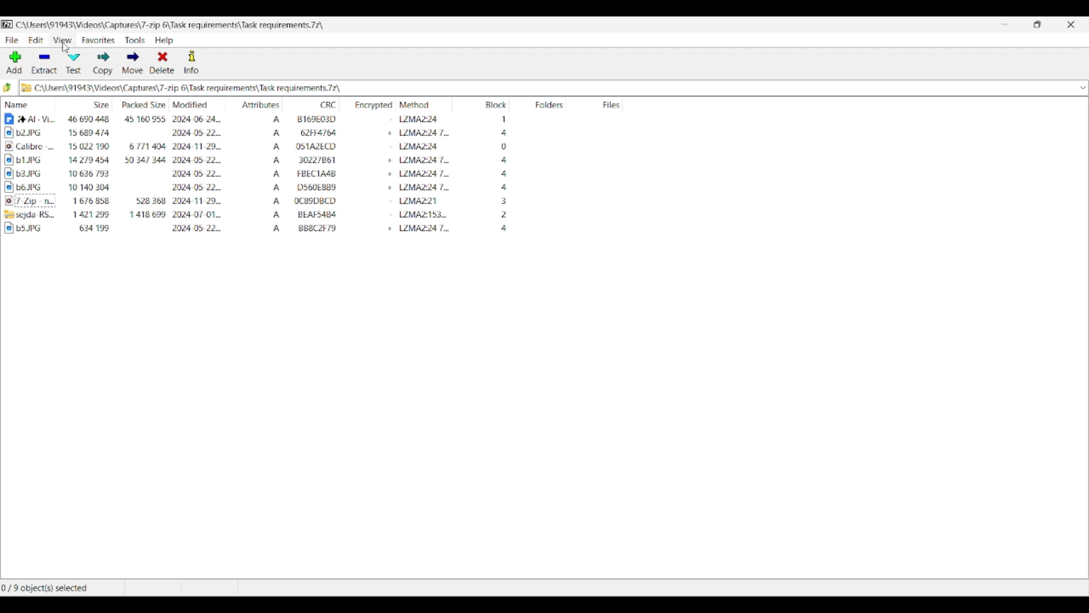 The height and width of the screenshot is (613, 1089). What do you see at coordinates (312, 202) in the screenshot?
I see `file 7 and metadata` at bounding box center [312, 202].